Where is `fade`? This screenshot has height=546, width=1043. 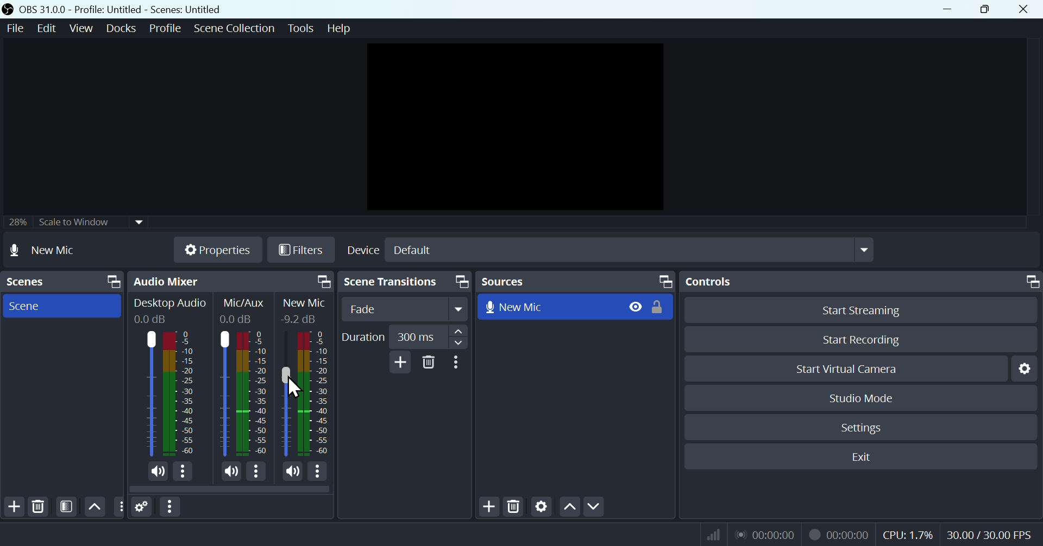 fade is located at coordinates (406, 309).